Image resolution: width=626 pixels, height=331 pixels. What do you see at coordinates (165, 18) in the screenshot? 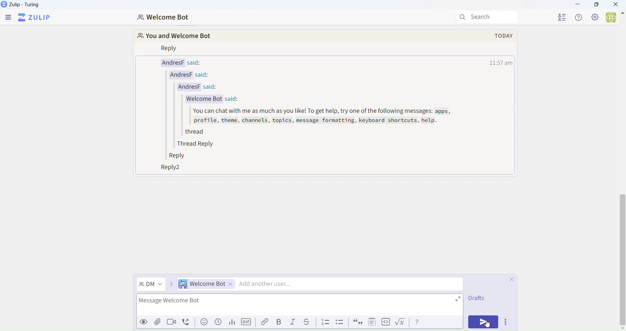
I see `Welcome Bot` at bounding box center [165, 18].